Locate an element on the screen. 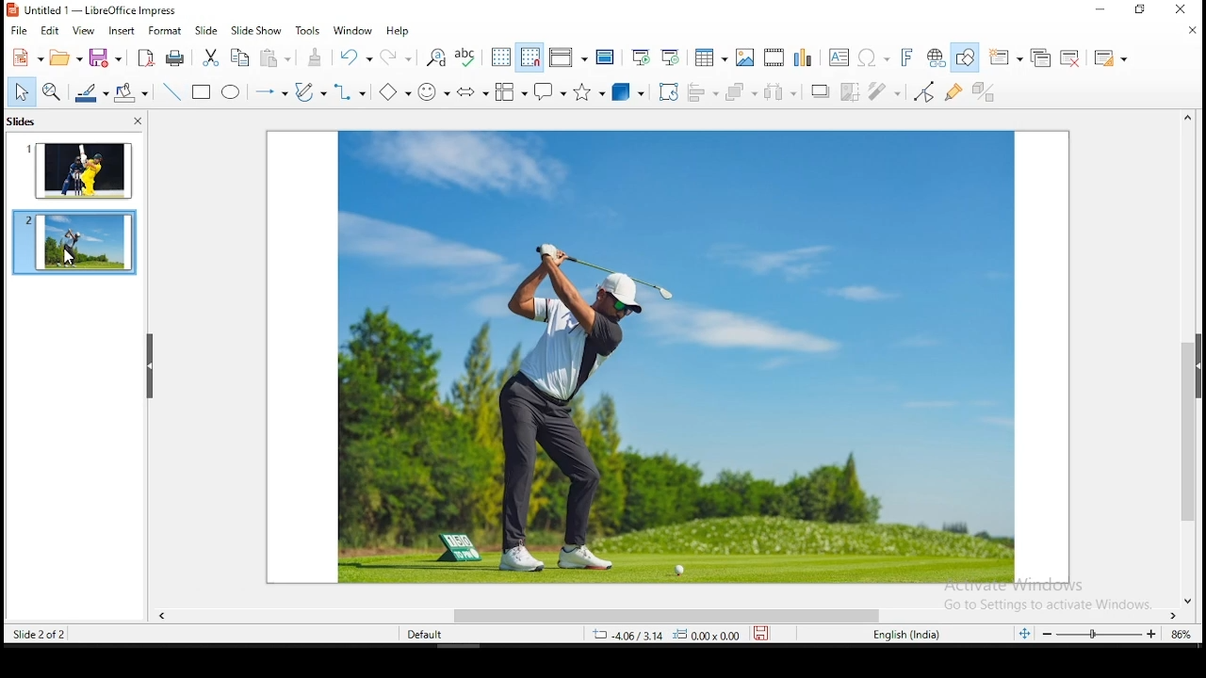 This screenshot has height=678, width=1206. display grid is located at coordinates (499, 56).